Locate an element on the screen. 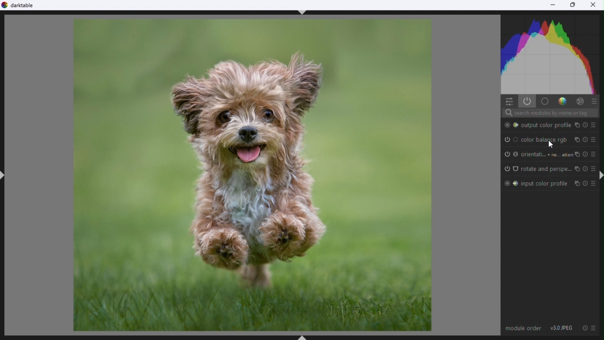  preset is located at coordinates (596, 329).